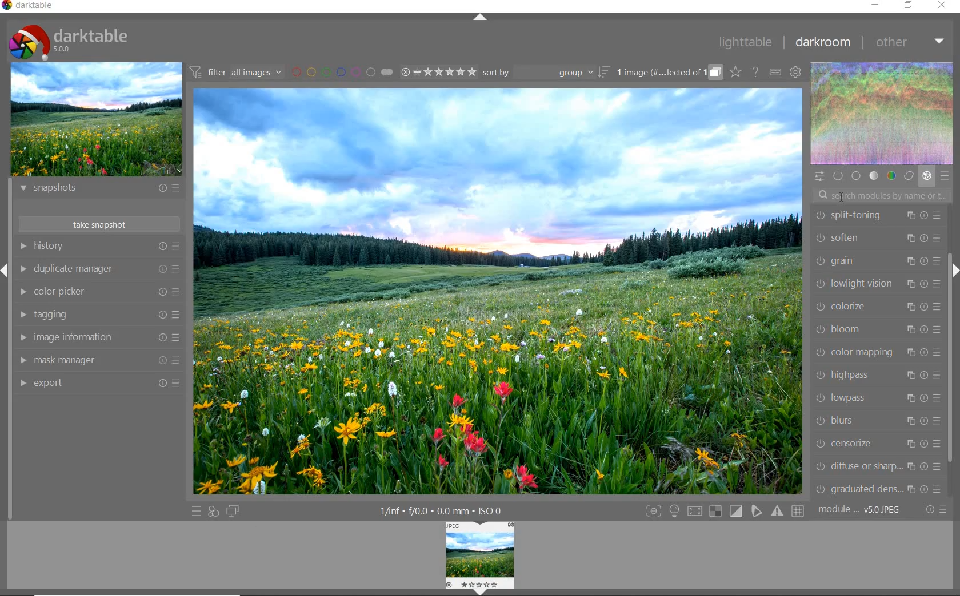  Describe the element at coordinates (774, 73) in the screenshot. I see `set keyboard shortcuts` at that location.